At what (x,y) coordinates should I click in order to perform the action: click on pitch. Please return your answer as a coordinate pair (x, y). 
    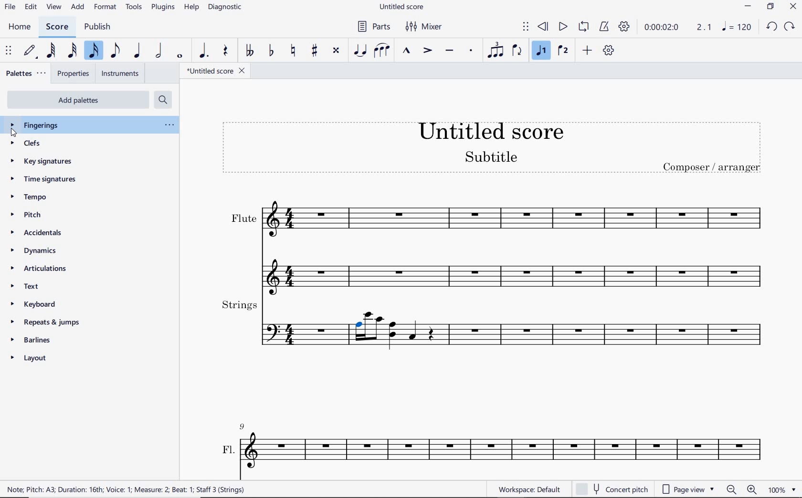
    Looking at the image, I should click on (34, 215).